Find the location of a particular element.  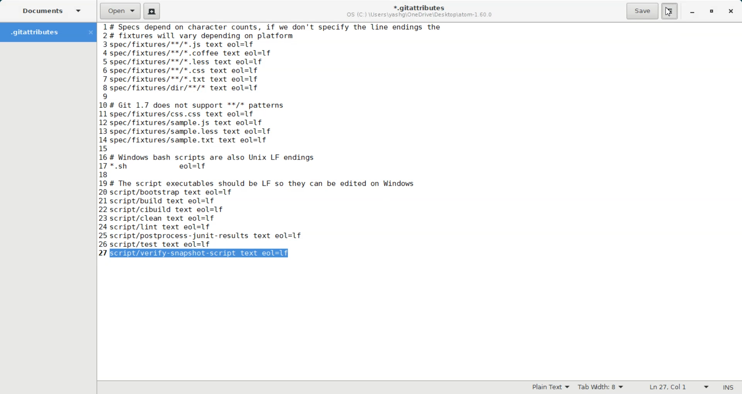

Plain Text is located at coordinates (549, 387).